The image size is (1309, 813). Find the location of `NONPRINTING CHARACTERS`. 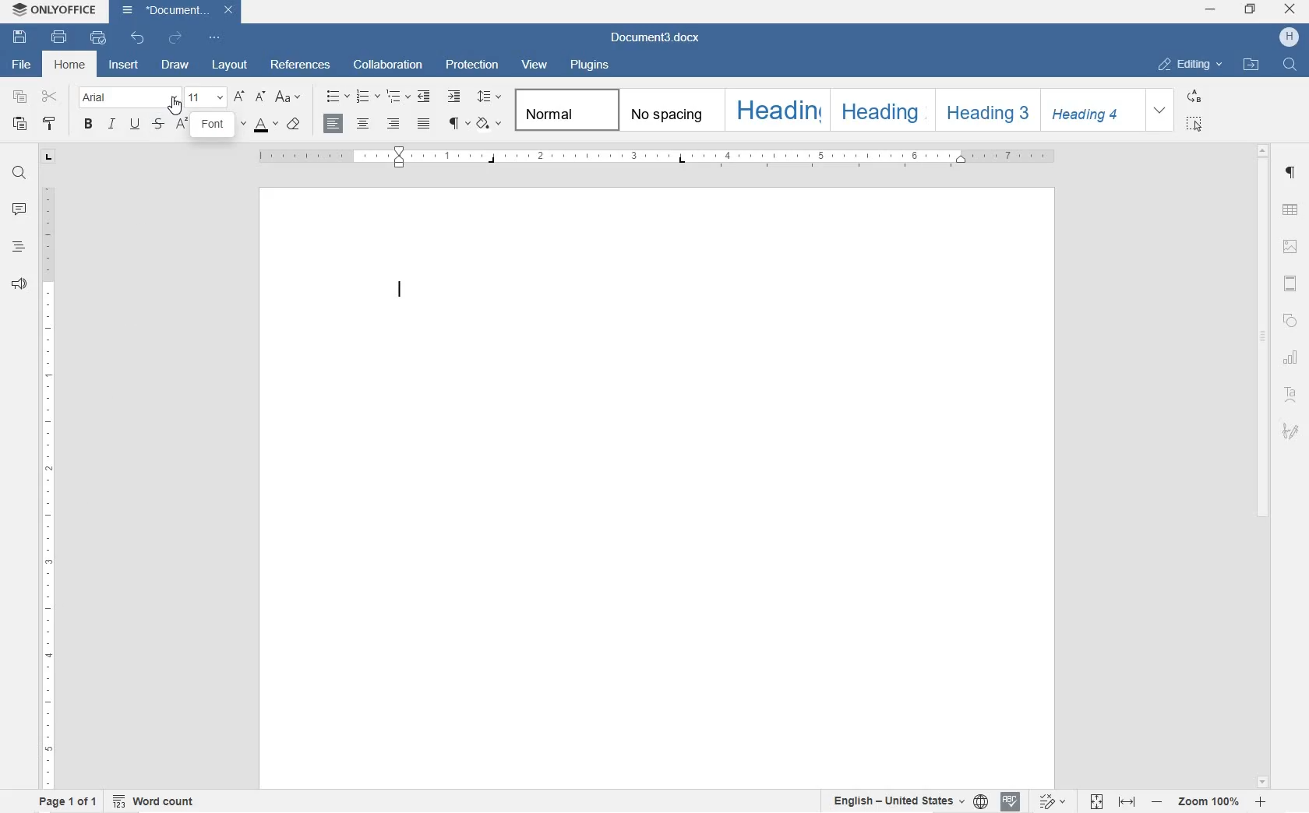

NONPRINTING CHARACTERS is located at coordinates (459, 123).